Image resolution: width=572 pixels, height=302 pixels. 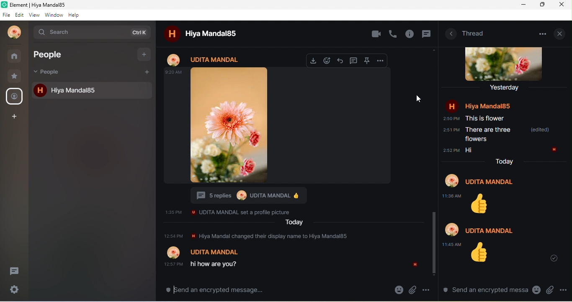 What do you see at coordinates (242, 195) in the screenshot?
I see `Profile picture` at bounding box center [242, 195].